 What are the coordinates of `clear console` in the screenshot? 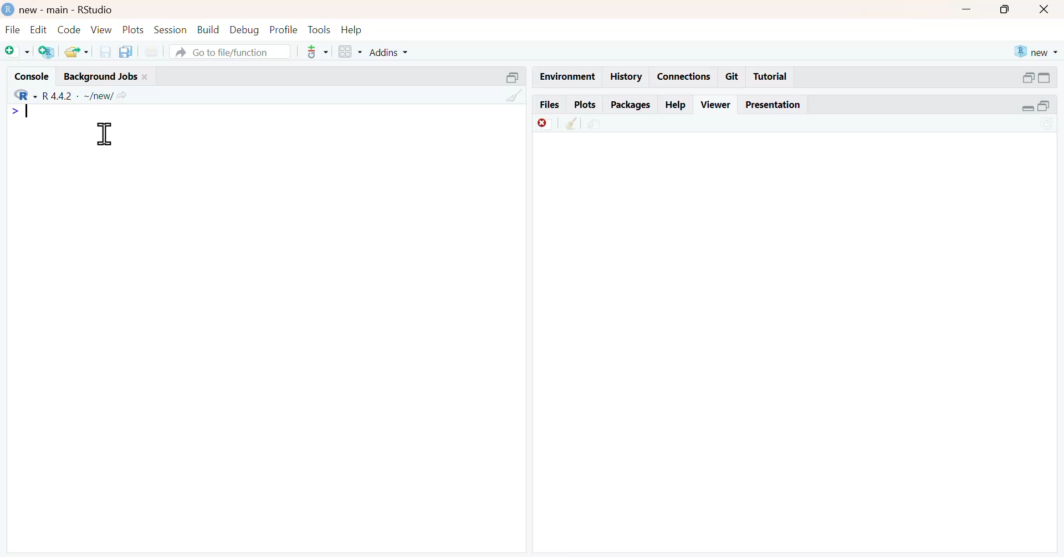 It's located at (514, 95).